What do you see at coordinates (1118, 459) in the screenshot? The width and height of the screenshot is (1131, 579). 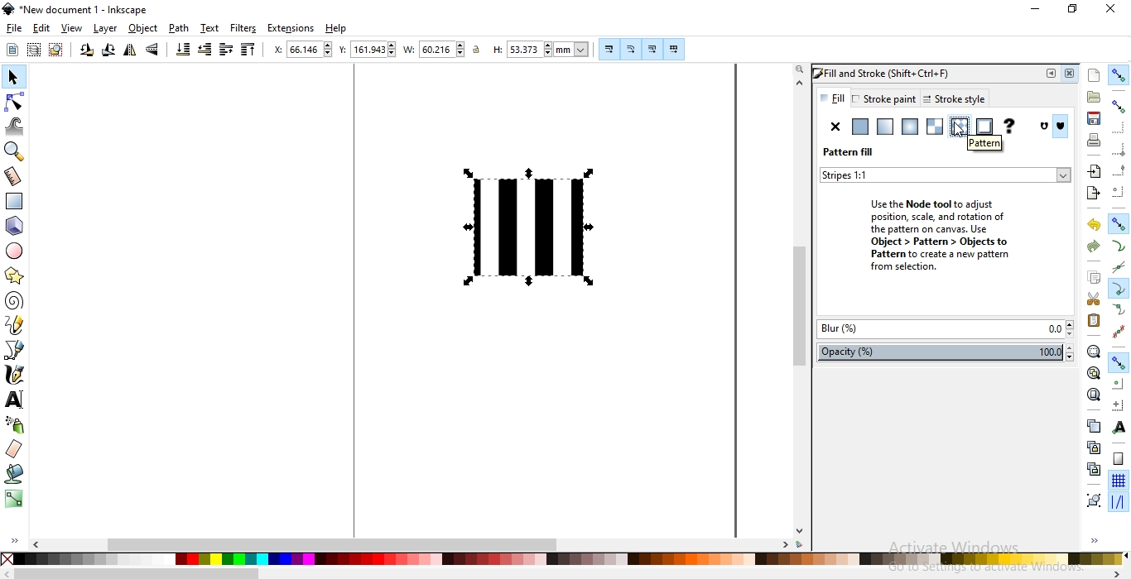 I see `snap to page border` at bounding box center [1118, 459].